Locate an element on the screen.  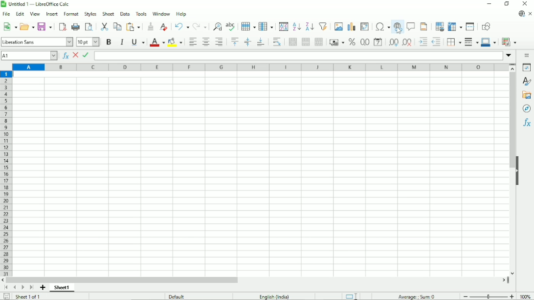
Conditional is located at coordinates (509, 42).